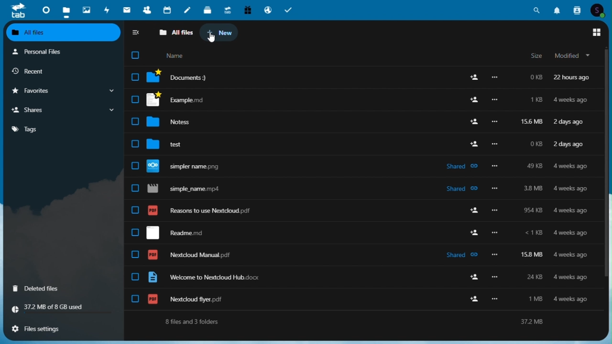 Image resolution: width=612 pixels, height=344 pixels. What do you see at coordinates (463, 167) in the screenshot?
I see `shared` at bounding box center [463, 167].